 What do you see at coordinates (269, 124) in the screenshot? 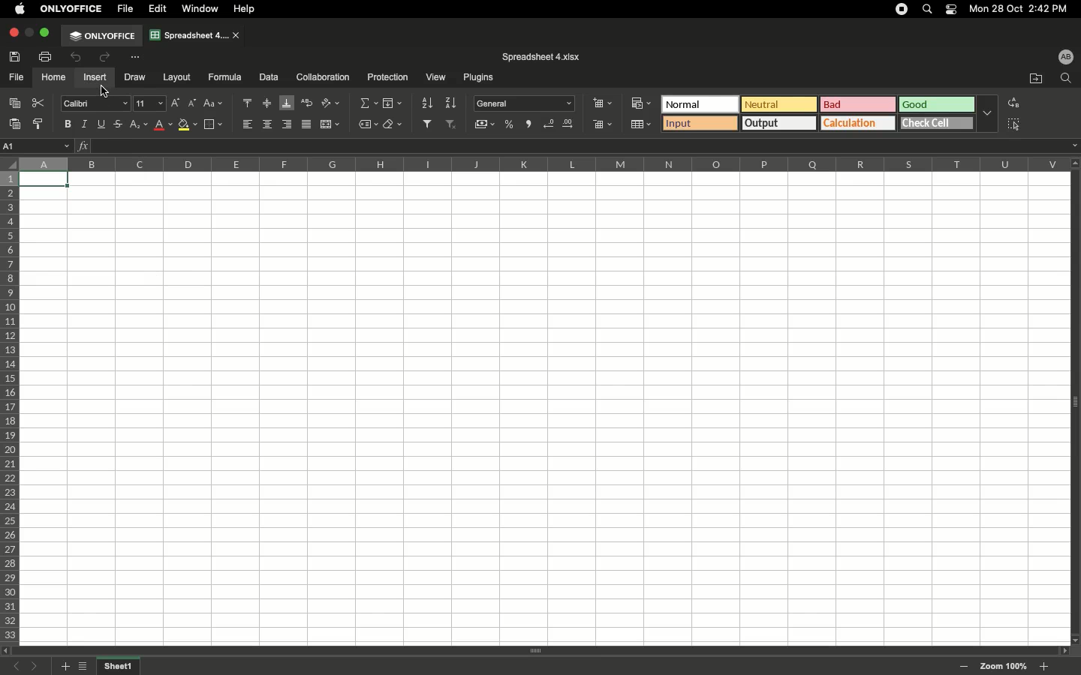
I see `Align center` at bounding box center [269, 124].